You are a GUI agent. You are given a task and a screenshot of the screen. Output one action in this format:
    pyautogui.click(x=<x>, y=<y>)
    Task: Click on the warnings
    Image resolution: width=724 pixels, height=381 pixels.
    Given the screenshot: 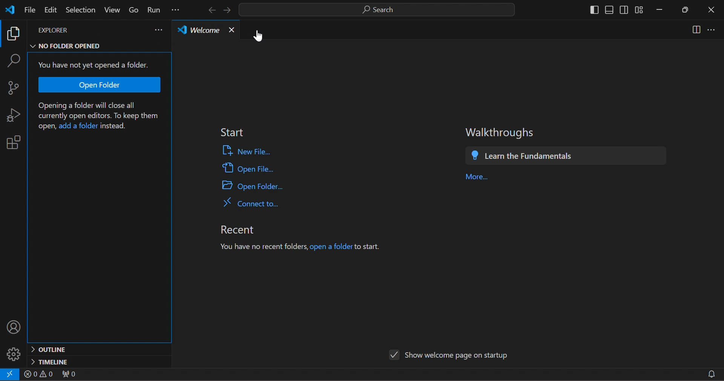 What is the action you would take?
    pyautogui.click(x=39, y=374)
    